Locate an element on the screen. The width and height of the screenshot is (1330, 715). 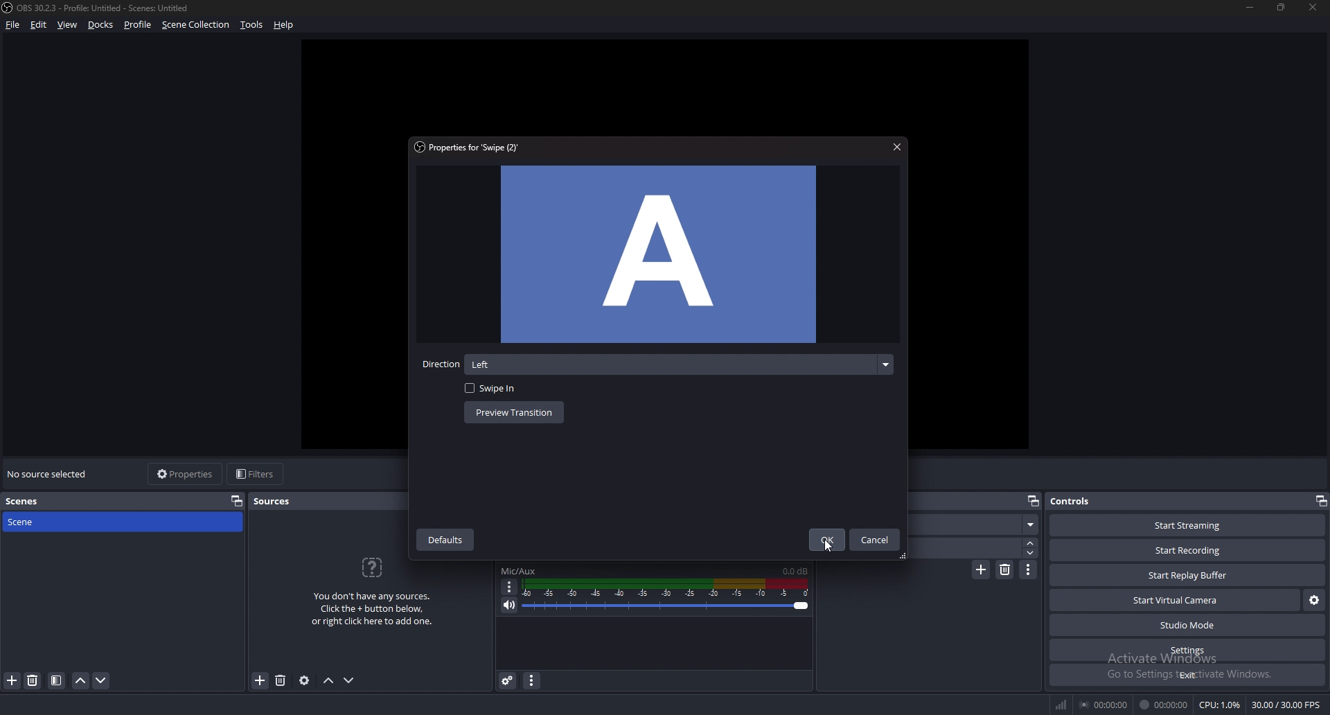
pop out is located at coordinates (1034, 501).